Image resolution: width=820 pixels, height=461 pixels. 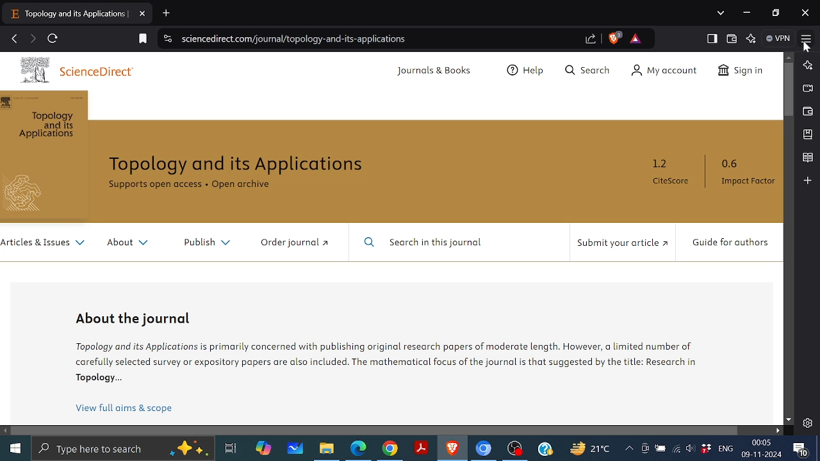 What do you see at coordinates (452, 449) in the screenshot?
I see `Brave Browser` at bounding box center [452, 449].